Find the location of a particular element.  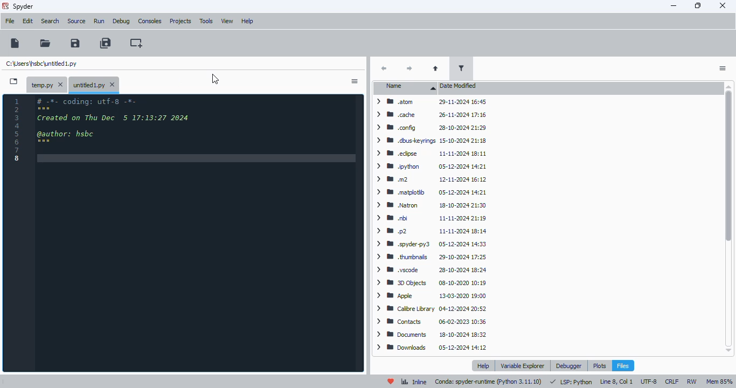

> BW .dbuskeyrings 15-10-2024 21:18 is located at coordinates (430, 141).